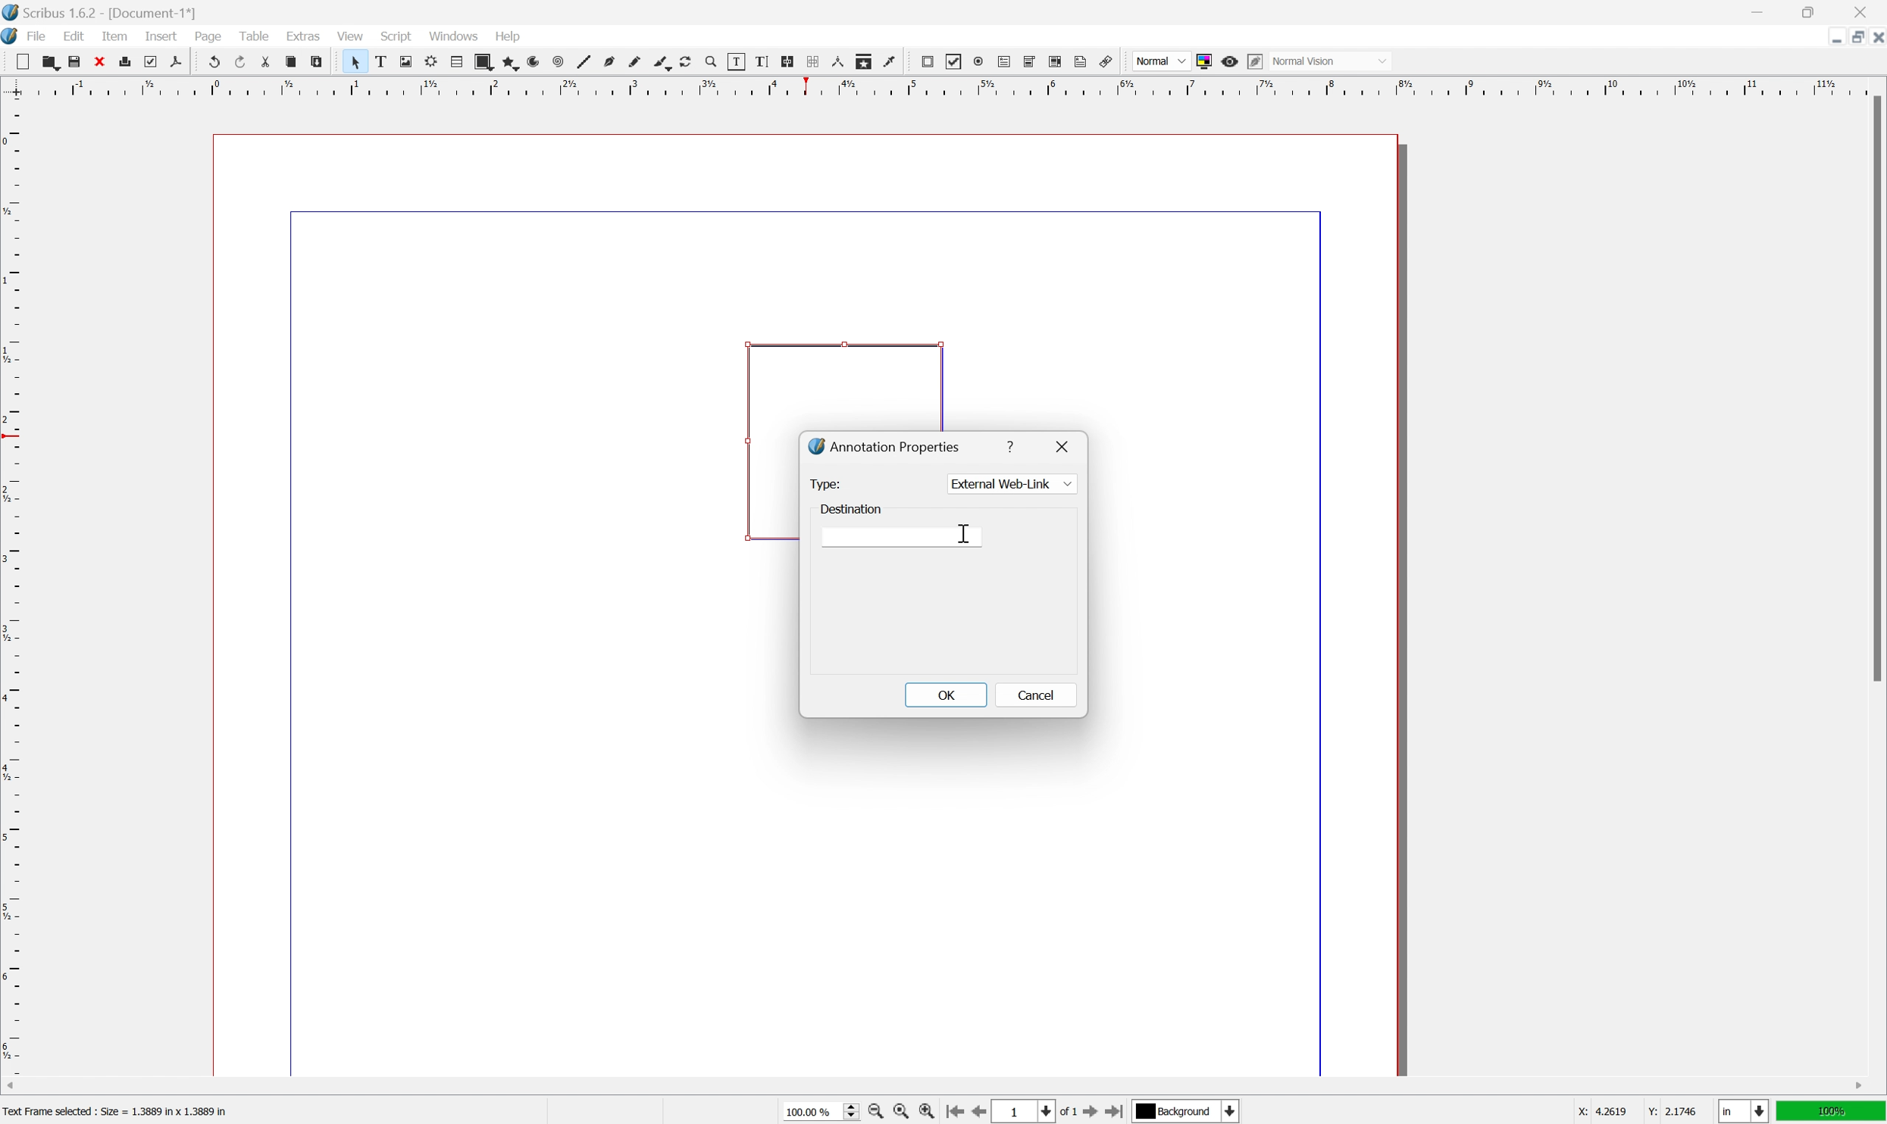 This screenshot has width=1887, height=1124. What do you see at coordinates (662, 61) in the screenshot?
I see `calligraphy line` at bounding box center [662, 61].